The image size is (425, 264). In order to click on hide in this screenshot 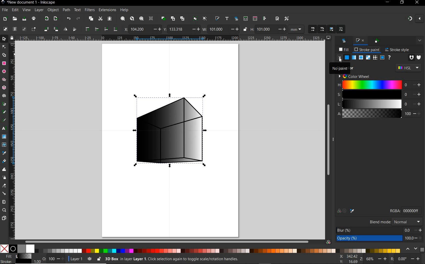, I will do `click(335, 139)`.